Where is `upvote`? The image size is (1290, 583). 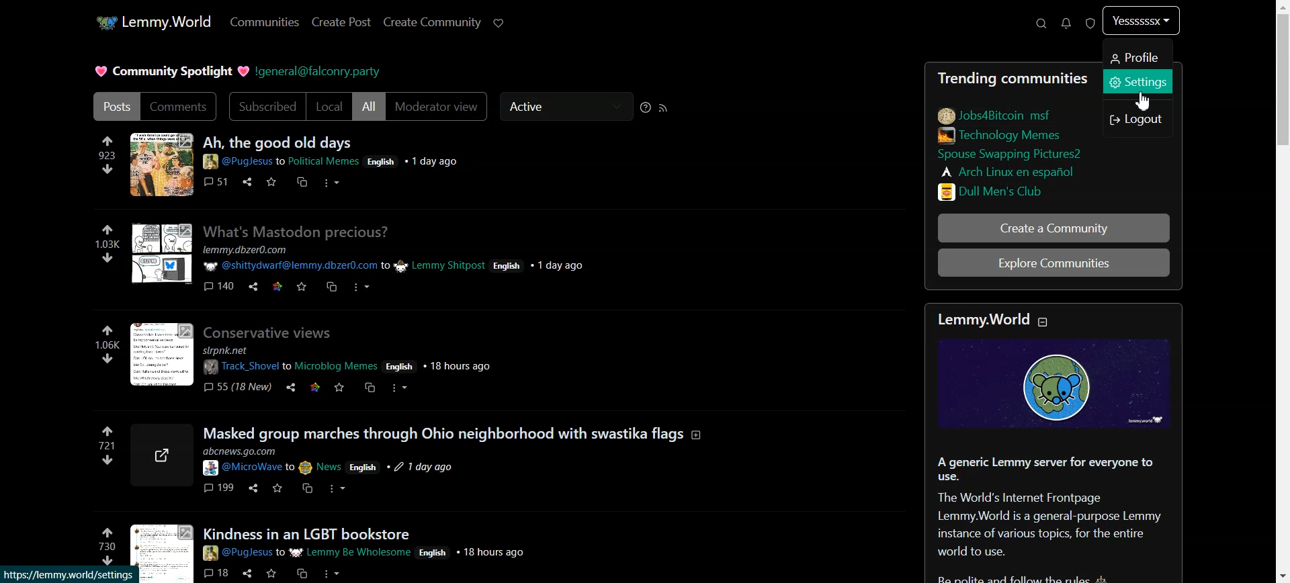
upvote is located at coordinates (110, 230).